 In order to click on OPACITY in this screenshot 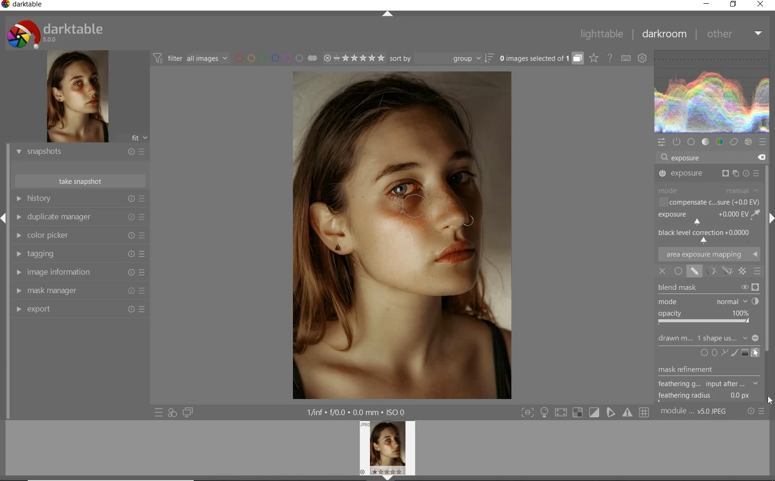, I will do `click(704, 317)`.